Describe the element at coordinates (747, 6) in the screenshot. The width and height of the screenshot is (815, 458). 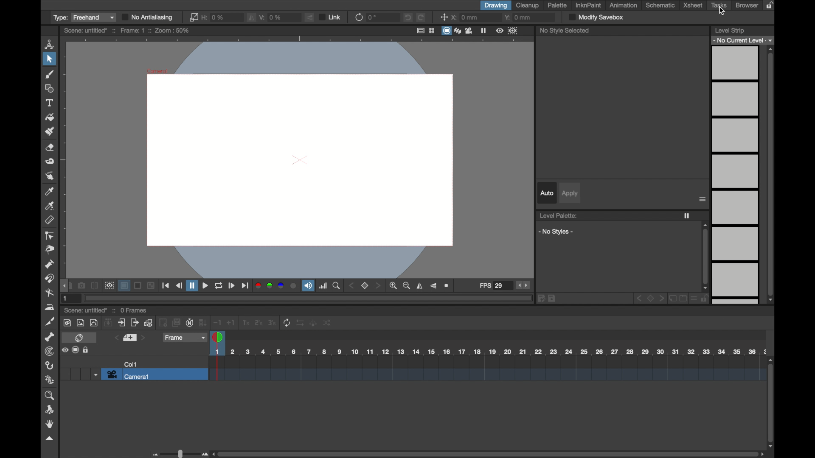
I see `browser` at that location.